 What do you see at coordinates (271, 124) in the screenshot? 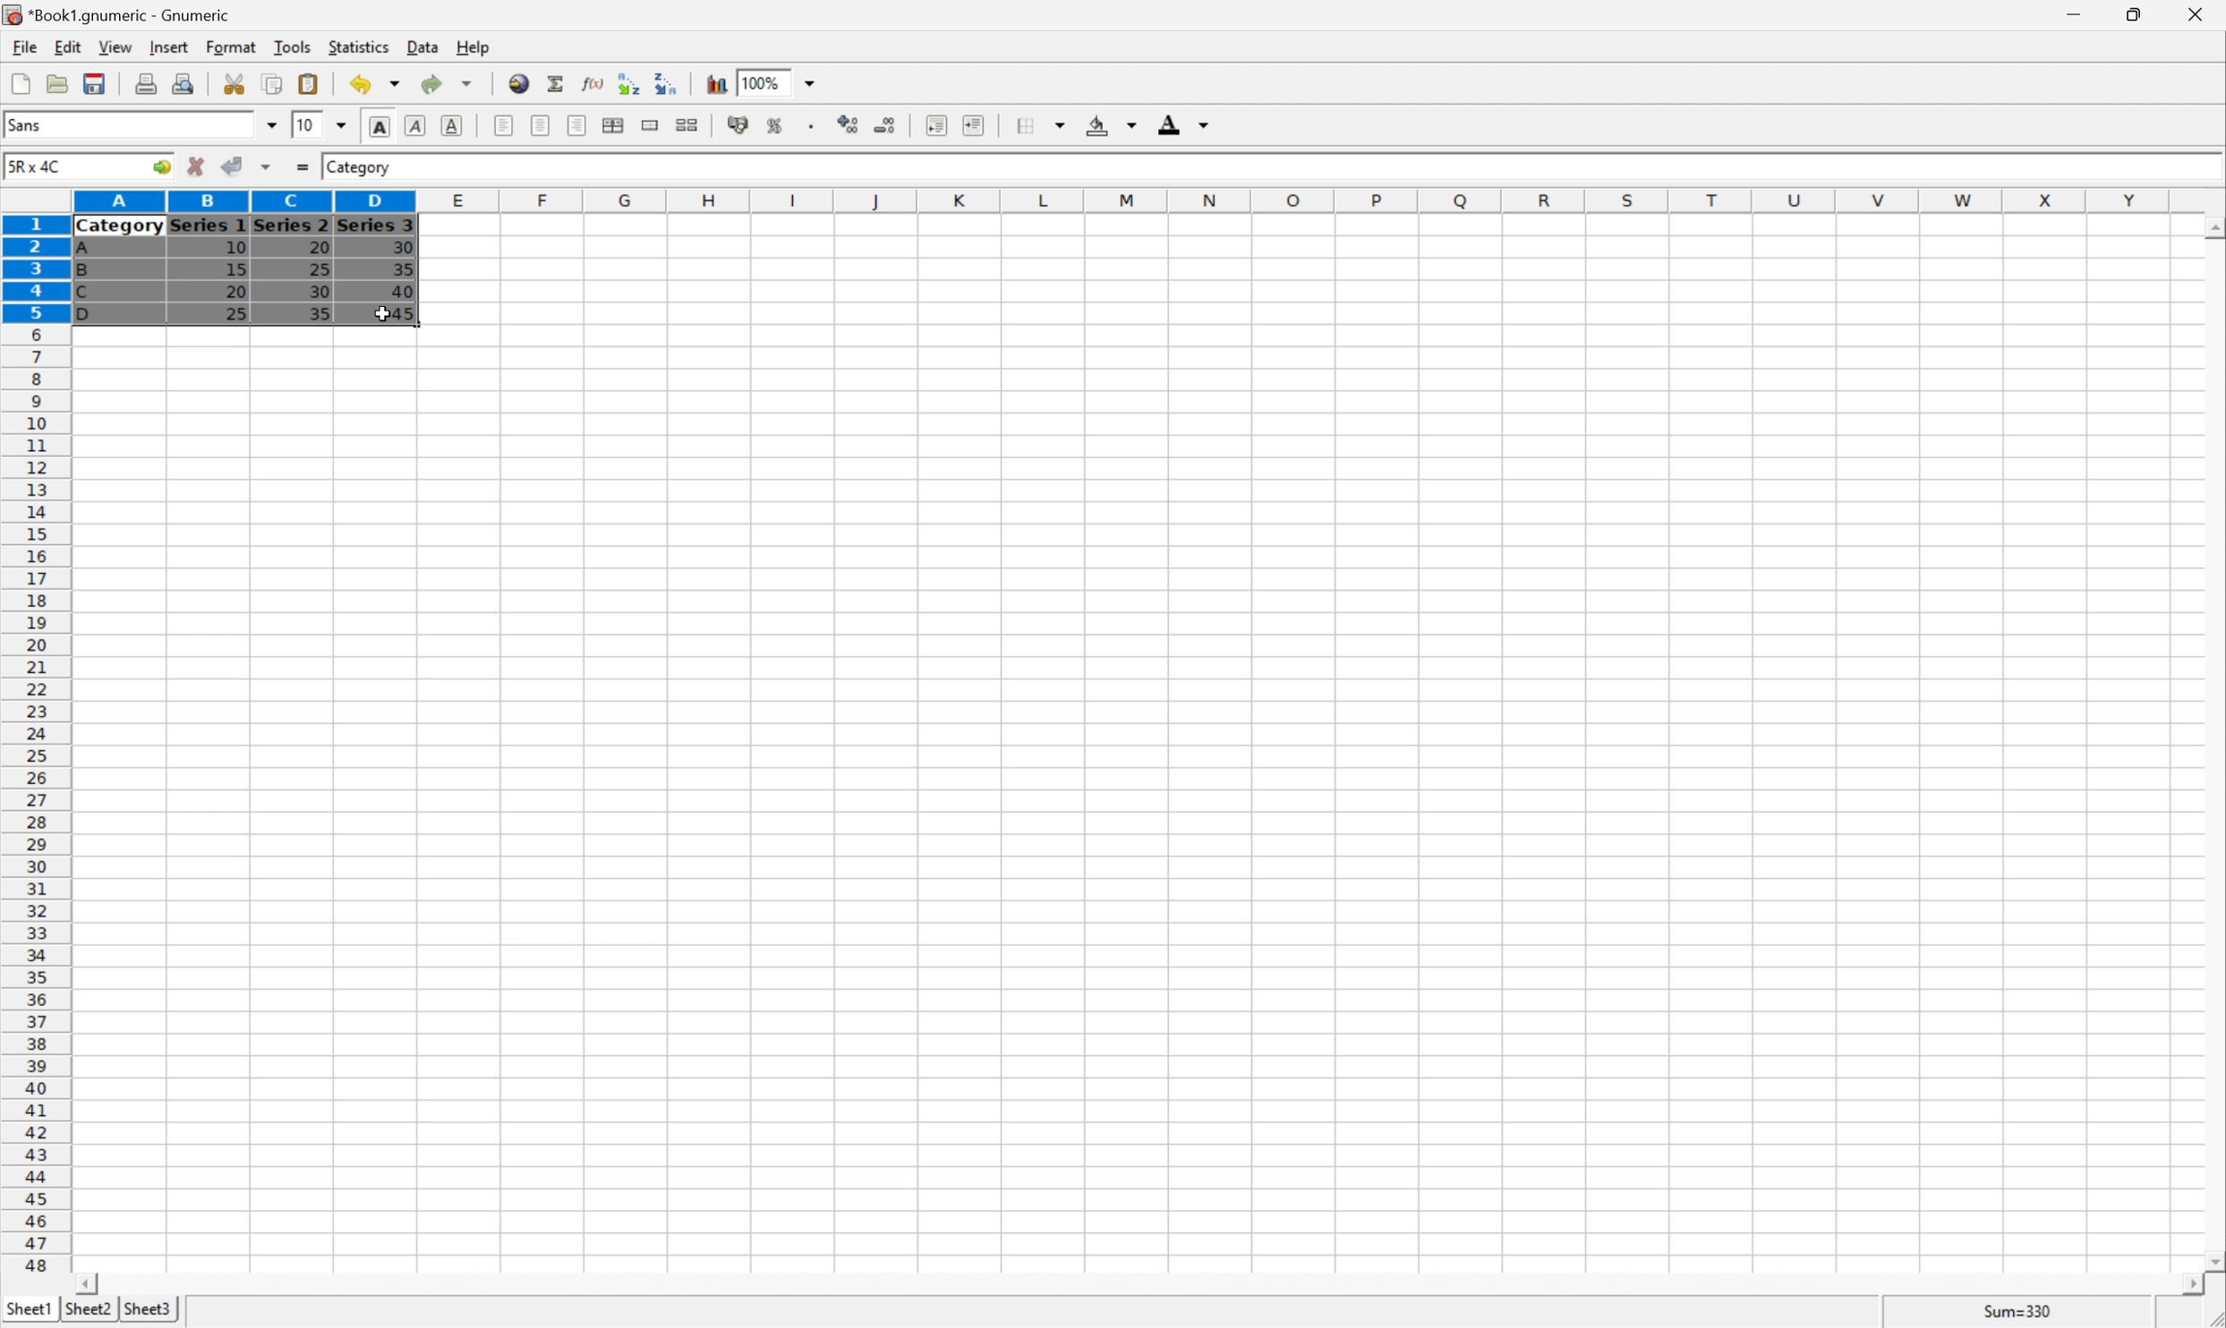
I see `Drop Down` at bounding box center [271, 124].